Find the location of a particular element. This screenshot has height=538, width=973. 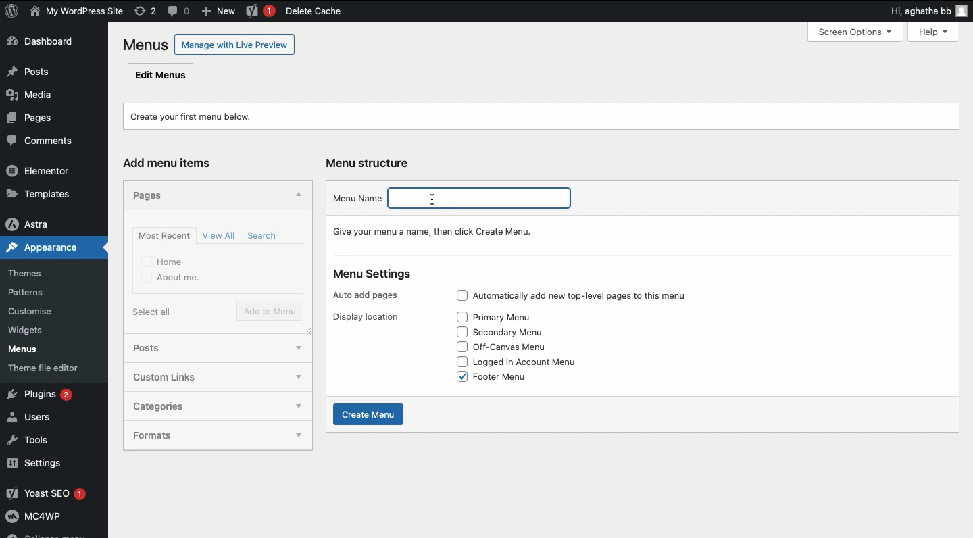

Revision is located at coordinates (145, 11).